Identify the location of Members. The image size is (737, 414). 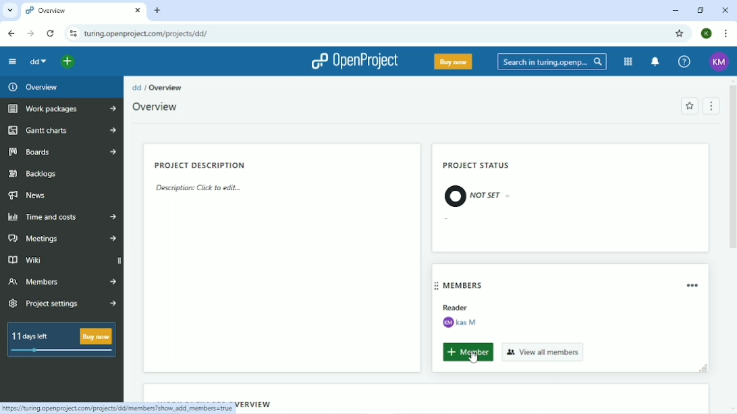
(61, 282).